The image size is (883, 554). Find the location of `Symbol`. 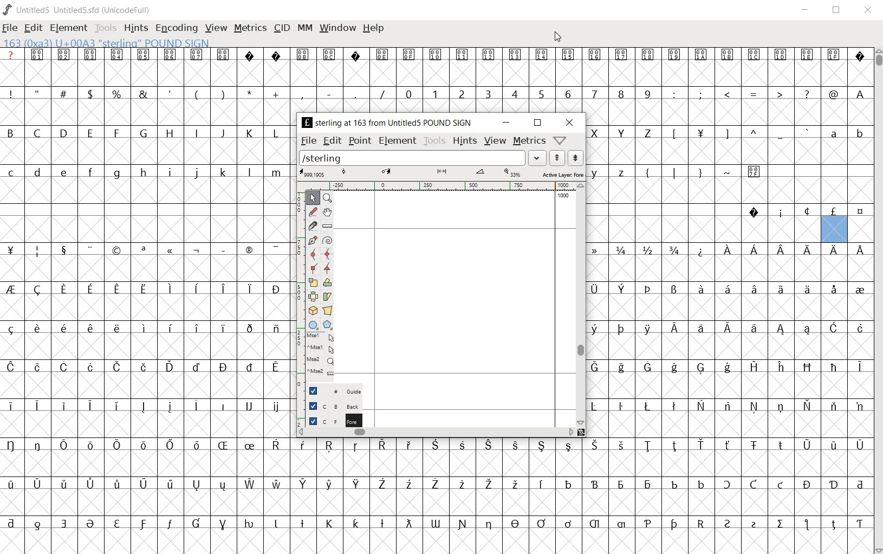

Symbol is located at coordinates (541, 524).